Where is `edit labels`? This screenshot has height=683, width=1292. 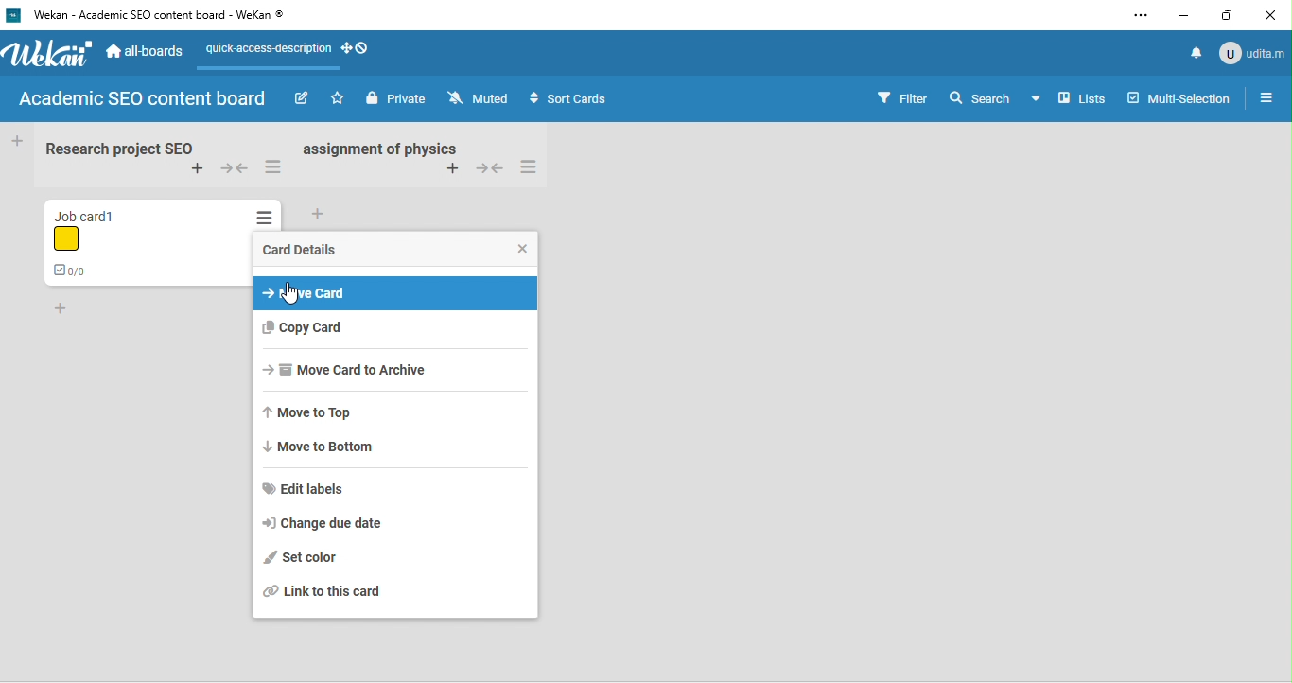
edit labels is located at coordinates (311, 490).